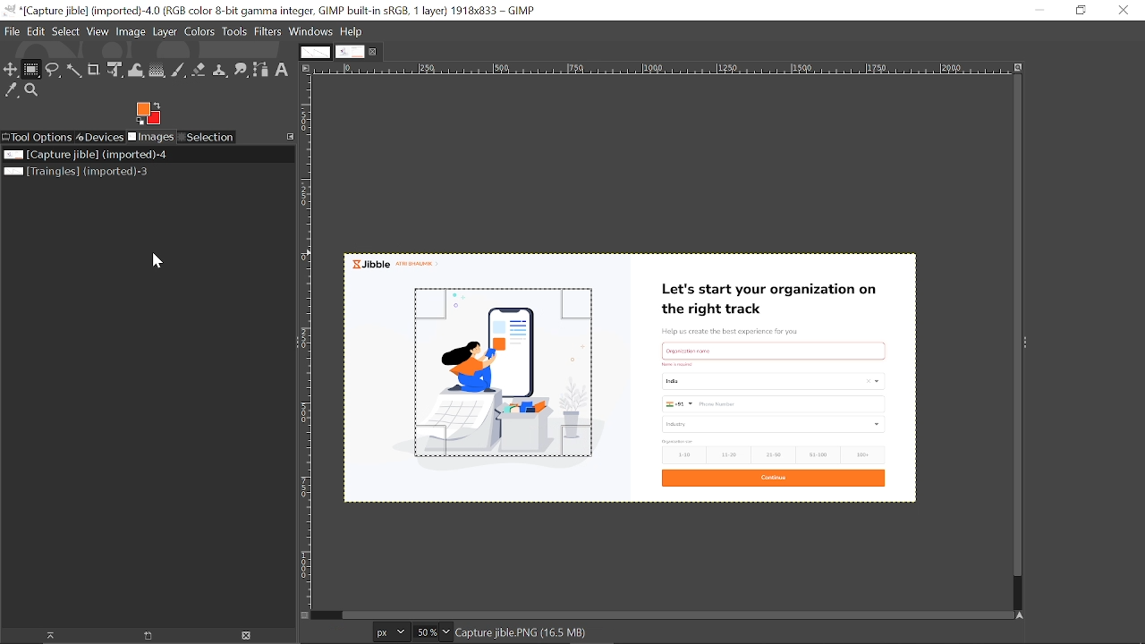  What do you see at coordinates (52, 636) in the screenshot?
I see `Raise this image's display` at bounding box center [52, 636].